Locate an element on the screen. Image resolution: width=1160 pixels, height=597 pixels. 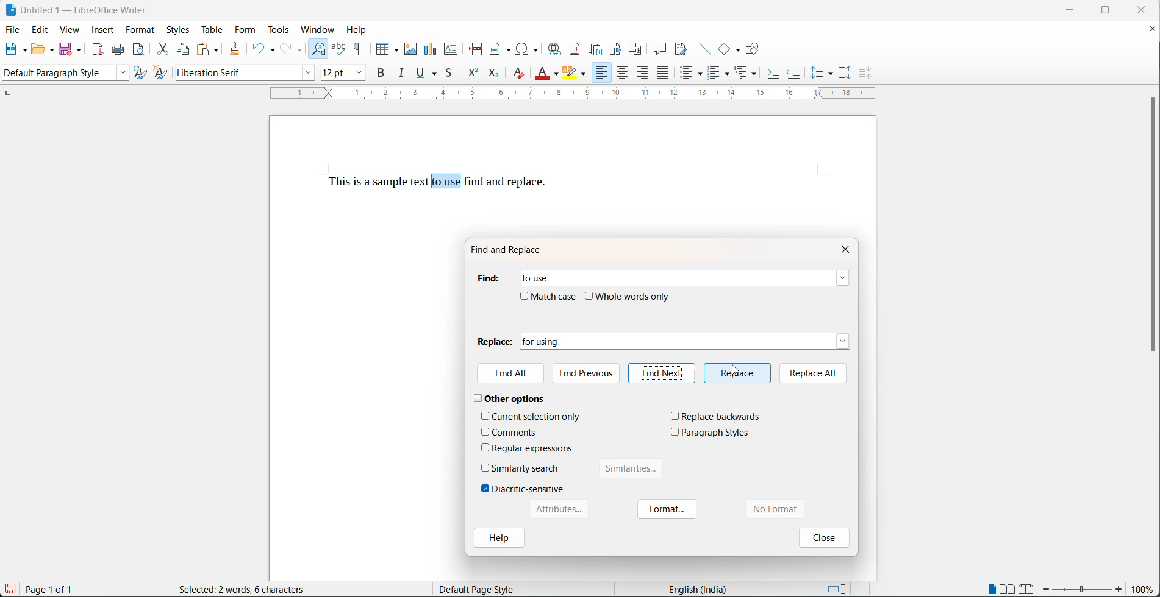
print preview is located at coordinates (140, 51).